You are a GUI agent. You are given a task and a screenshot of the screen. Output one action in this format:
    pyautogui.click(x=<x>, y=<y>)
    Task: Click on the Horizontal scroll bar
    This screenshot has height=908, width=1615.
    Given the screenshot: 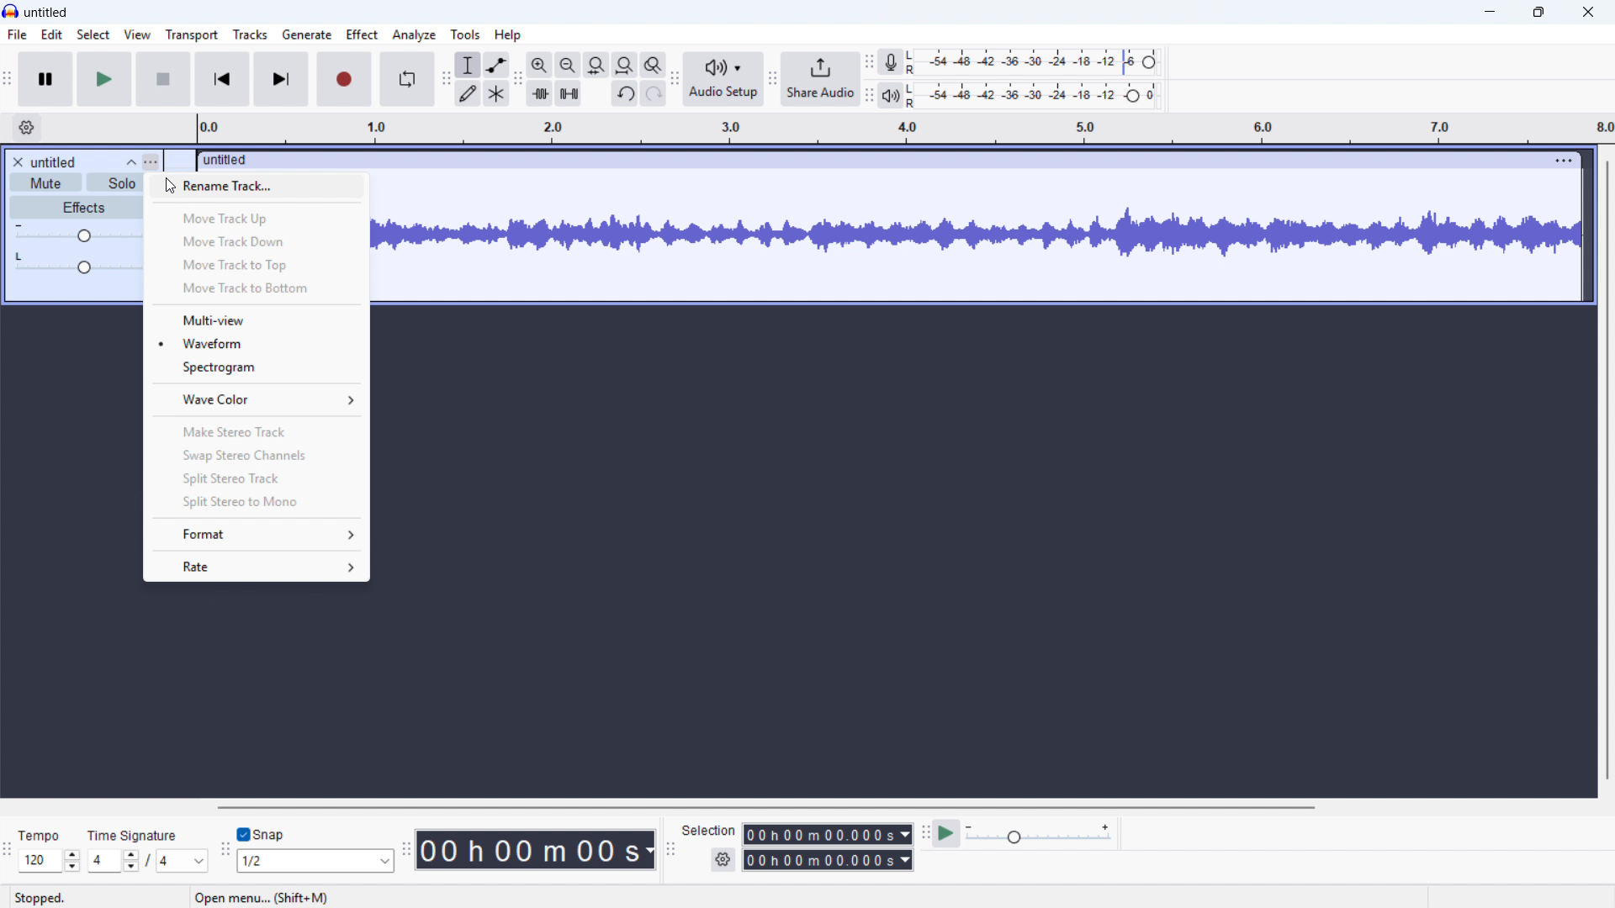 What is the action you would take?
    pyautogui.click(x=898, y=808)
    